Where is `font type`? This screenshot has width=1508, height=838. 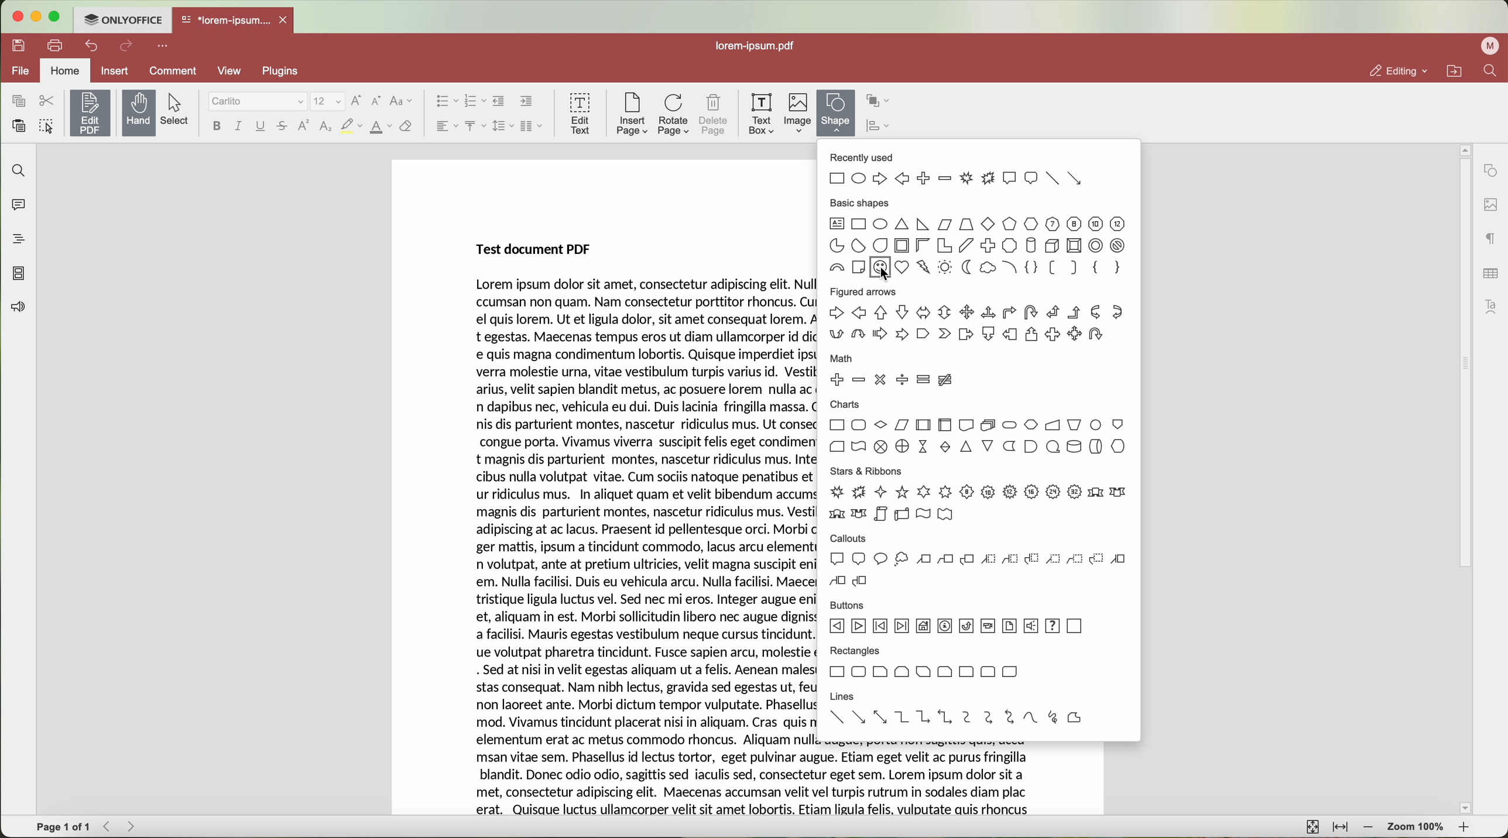
font type is located at coordinates (258, 102).